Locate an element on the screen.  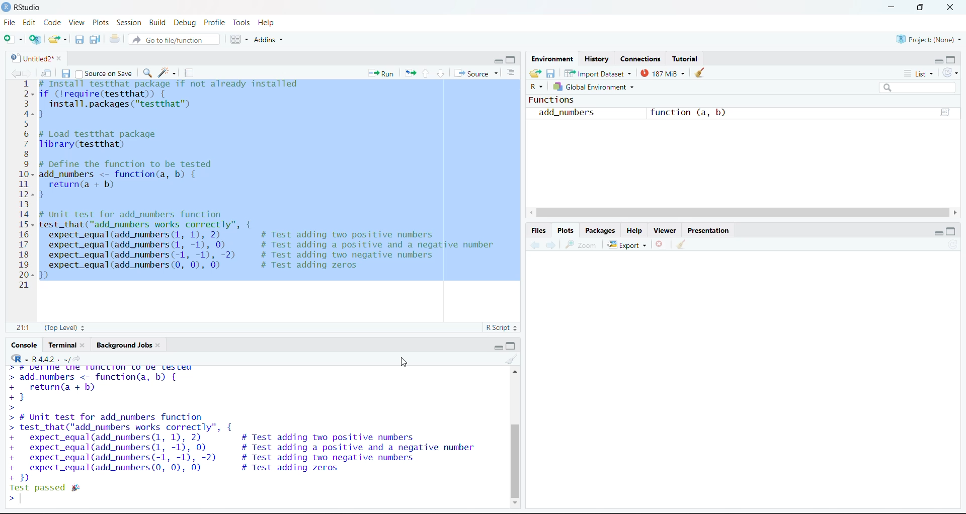
minimize is located at coordinates (498, 59).